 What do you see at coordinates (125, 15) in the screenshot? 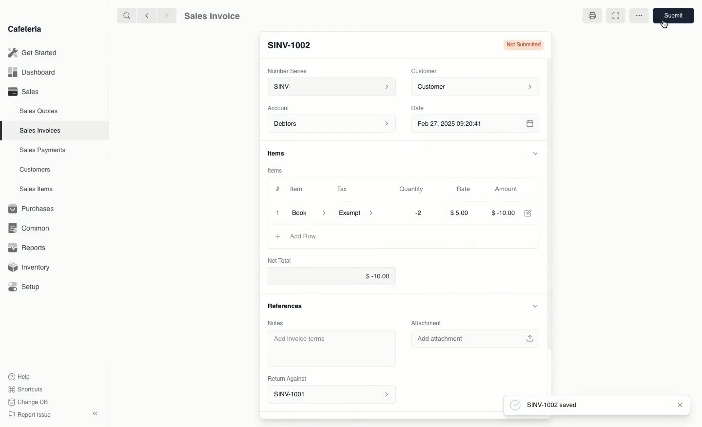
I see `search` at bounding box center [125, 15].